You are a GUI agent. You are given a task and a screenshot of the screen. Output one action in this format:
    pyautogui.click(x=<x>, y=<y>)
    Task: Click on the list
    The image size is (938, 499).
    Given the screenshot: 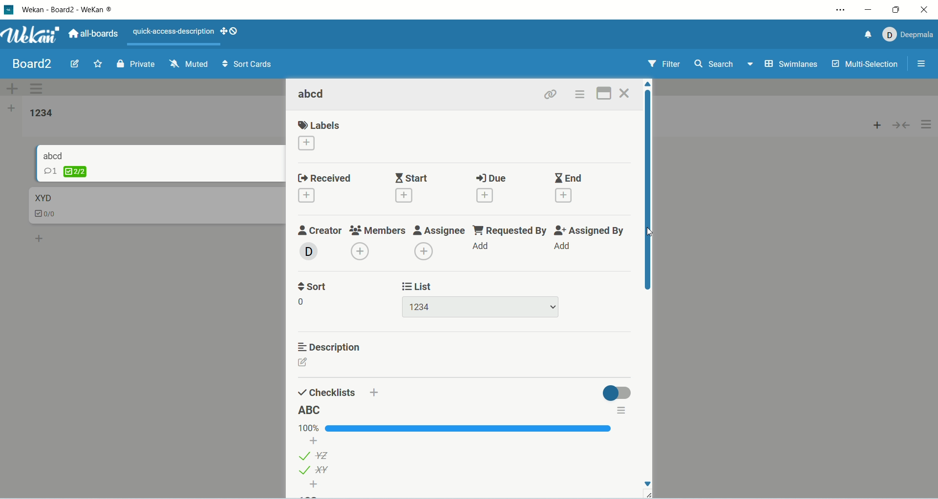 What is the action you would take?
    pyautogui.click(x=418, y=287)
    